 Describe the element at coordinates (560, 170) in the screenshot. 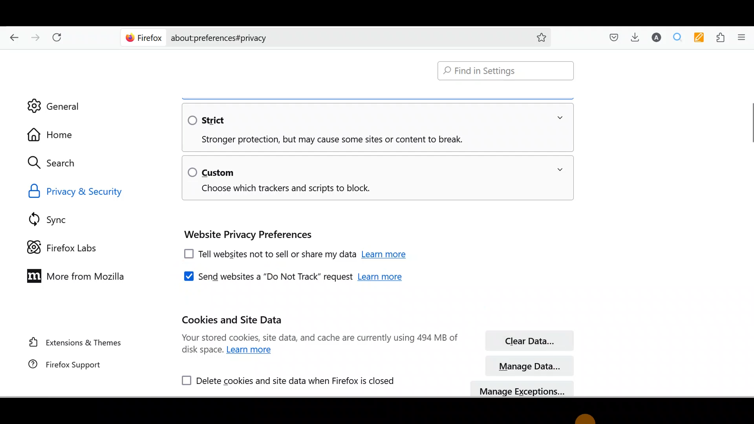

I see `expand` at that location.